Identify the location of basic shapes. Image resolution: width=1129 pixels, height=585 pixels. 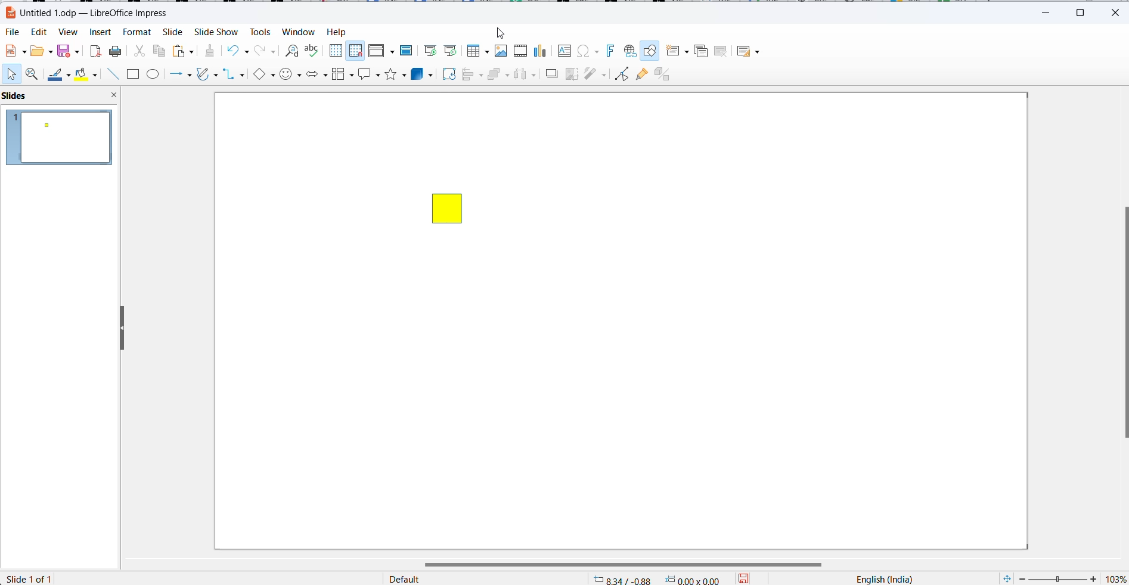
(263, 76).